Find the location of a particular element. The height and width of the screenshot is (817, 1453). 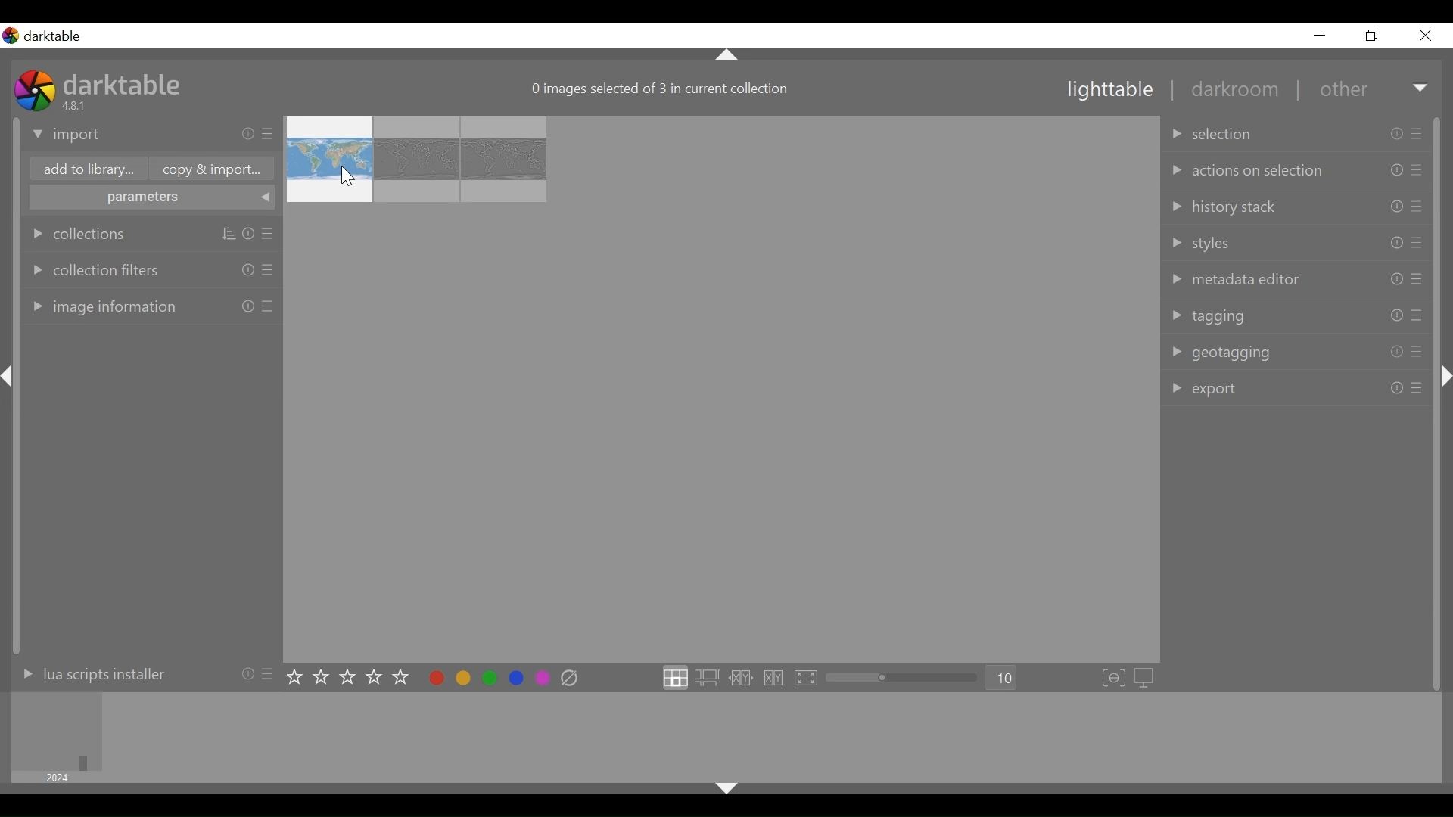

click to enter file manager layout is located at coordinates (675, 677).